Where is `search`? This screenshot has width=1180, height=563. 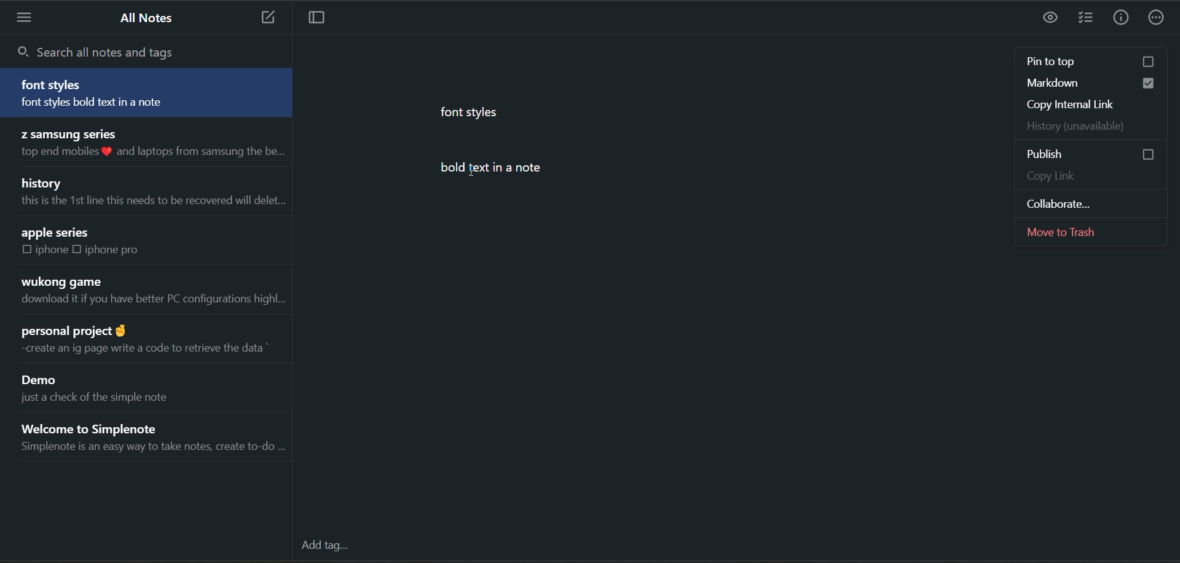 search is located at coordinates (102, 51).